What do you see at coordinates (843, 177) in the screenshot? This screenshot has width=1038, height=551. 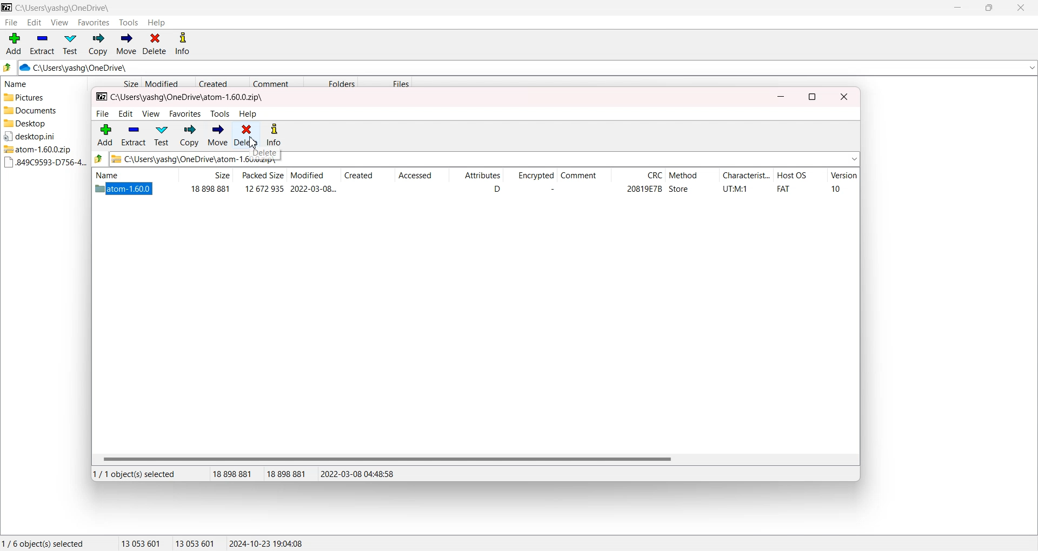 I see `Version` at bounding box center [843, 177].